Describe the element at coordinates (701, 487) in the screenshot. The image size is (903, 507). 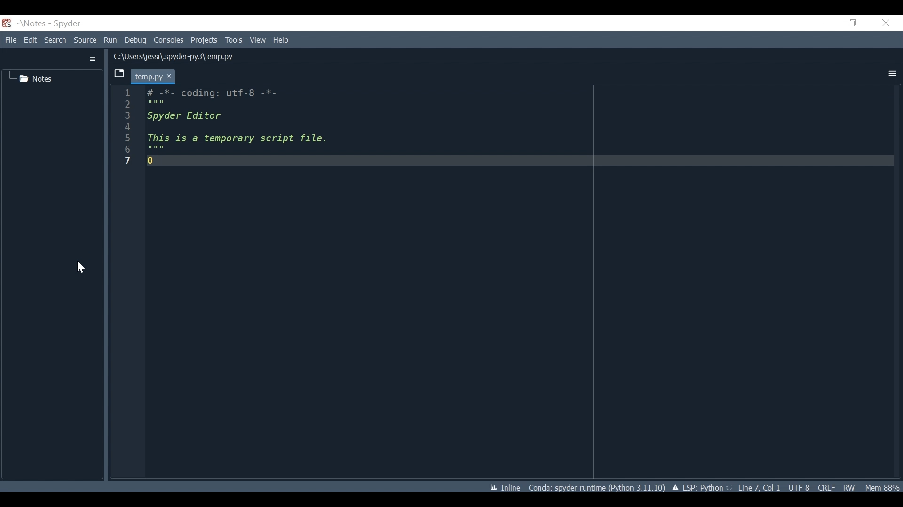
I see `Python lsp info` at that location.